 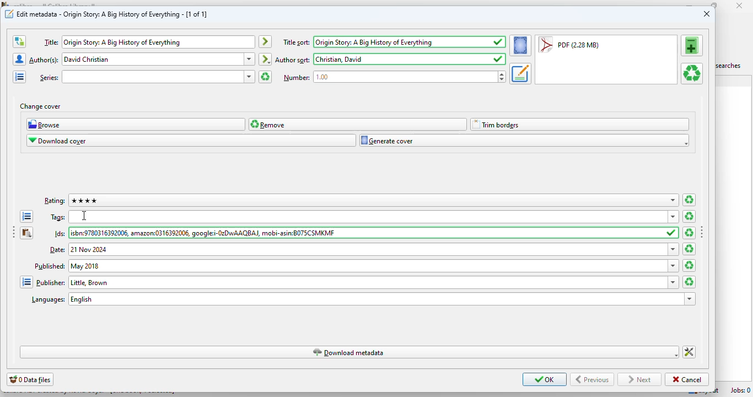 What do you see at coordinates (55, 201) in the screenshot?
I see `text` at bounding box center [55, 201].